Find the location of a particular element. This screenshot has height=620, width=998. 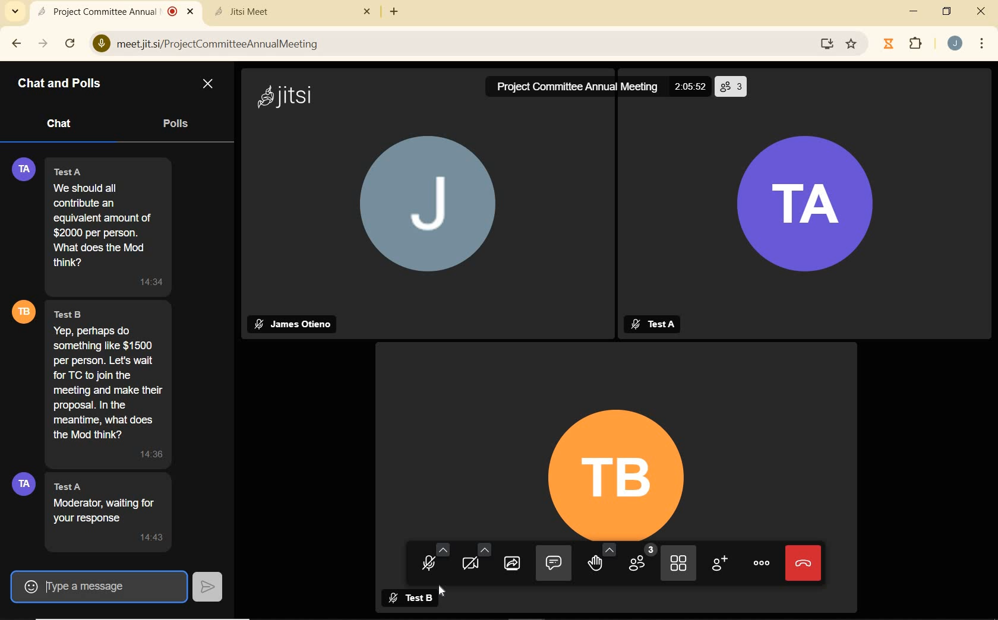

jitsi is located at coordinates (286, 96).